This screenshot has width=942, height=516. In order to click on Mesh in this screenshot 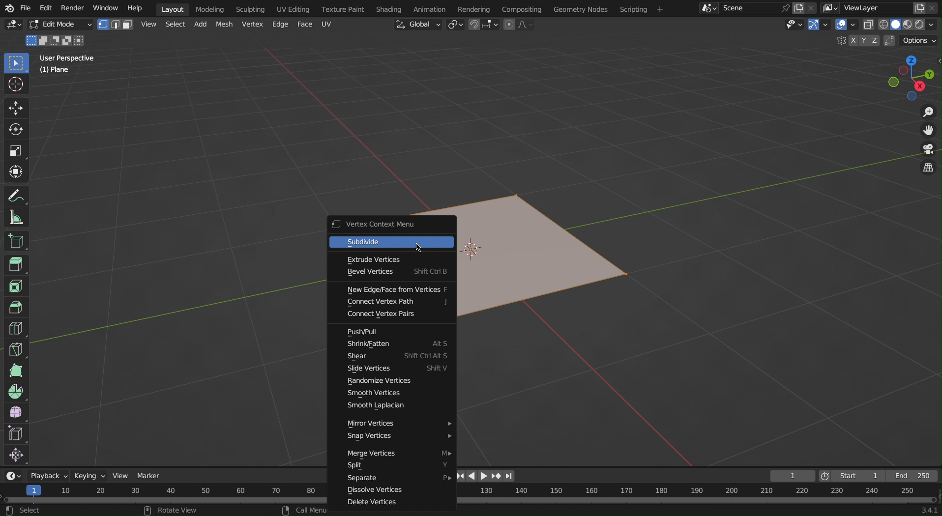, I will do `click(225, 25)`.